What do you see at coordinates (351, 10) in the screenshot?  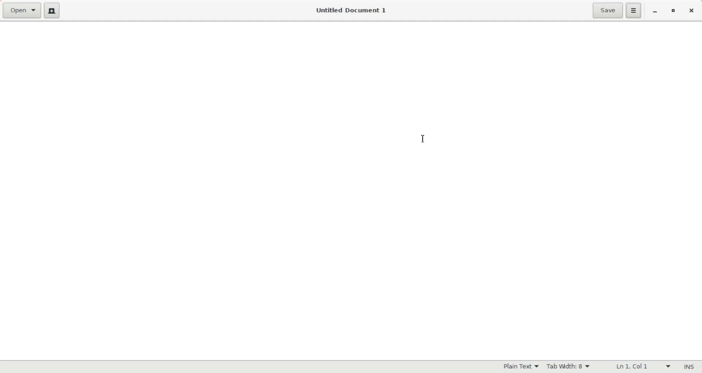 I see `Untitled Document 1` at bounding box center [351, 10].